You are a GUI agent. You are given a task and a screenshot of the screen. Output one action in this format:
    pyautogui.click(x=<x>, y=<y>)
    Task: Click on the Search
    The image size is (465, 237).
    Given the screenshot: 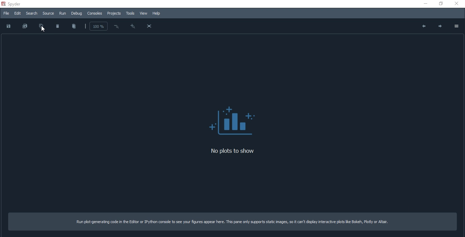 What is the action you would take?
    pyautogui.click(x=32, y=13)
    